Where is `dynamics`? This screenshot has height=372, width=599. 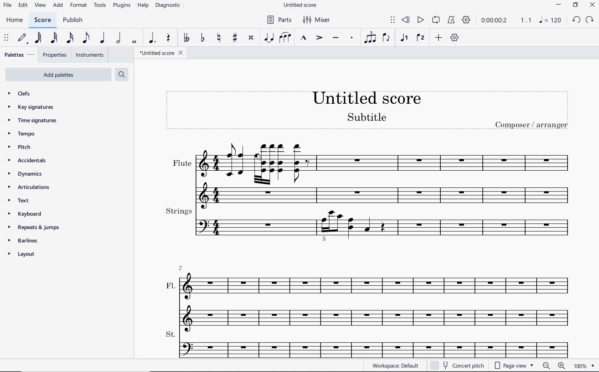
dynamics is located at coordinates (29, 174).